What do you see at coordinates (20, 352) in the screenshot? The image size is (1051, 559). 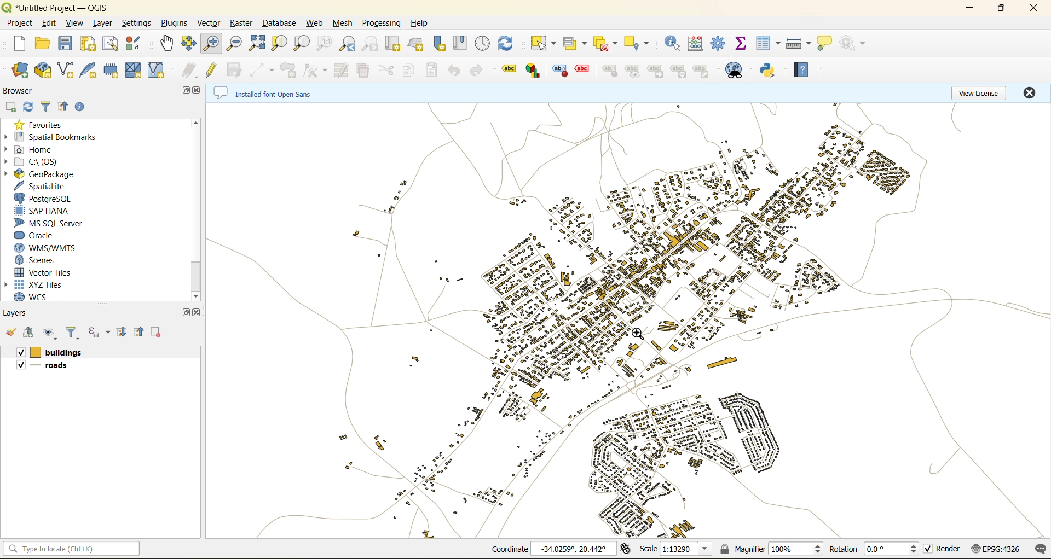 I see `Checkbox` at bounding box center [20, 352].